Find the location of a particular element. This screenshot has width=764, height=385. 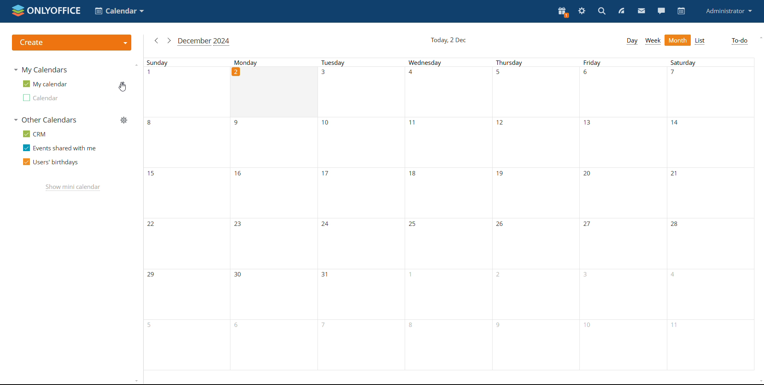

sunday is located at coordinates (185, 219).